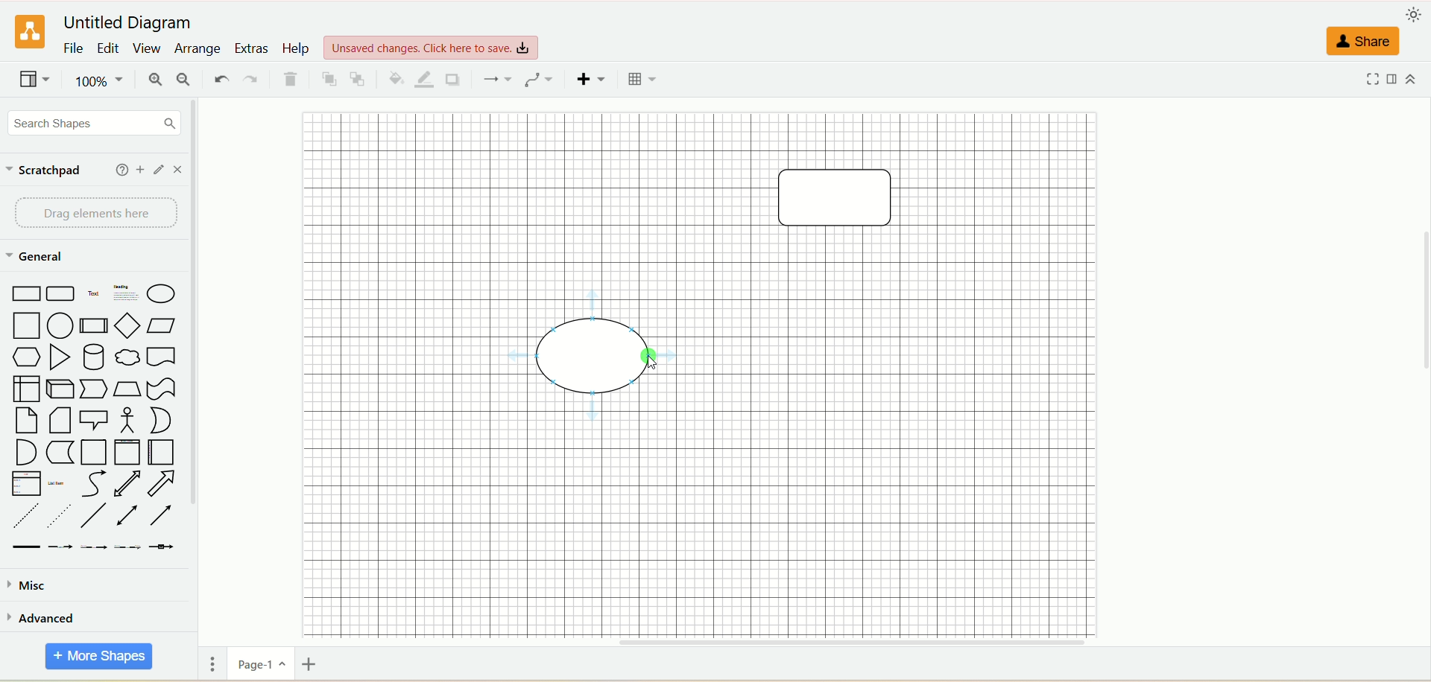 This screenshot has height=682, width=1431. Describe the element at coordinates (292, 80) in the screenshot. I see `delete` at that location.